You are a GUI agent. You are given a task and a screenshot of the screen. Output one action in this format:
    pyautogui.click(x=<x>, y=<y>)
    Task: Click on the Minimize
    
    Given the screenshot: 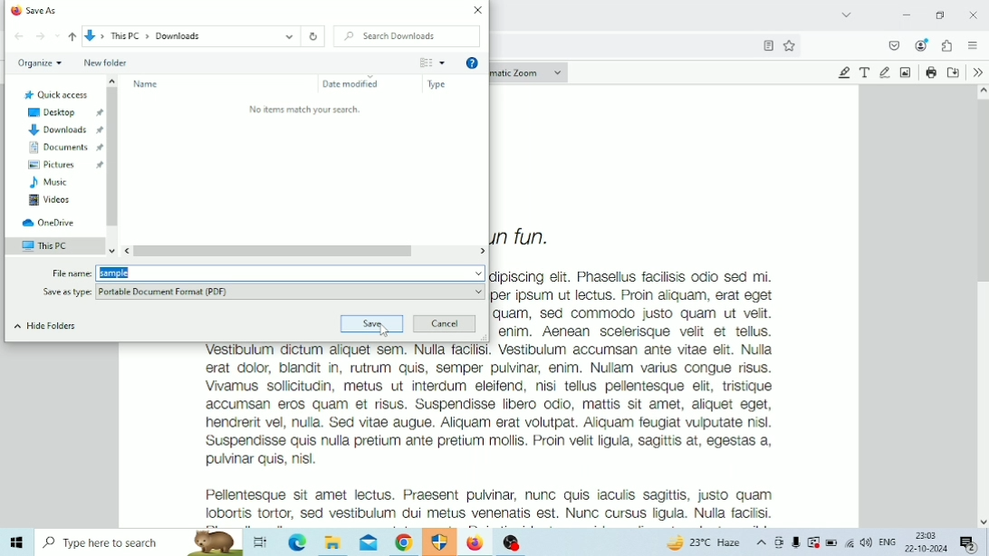 What is the action you would take?
    pyautogui.click(x=907, y=15)
    